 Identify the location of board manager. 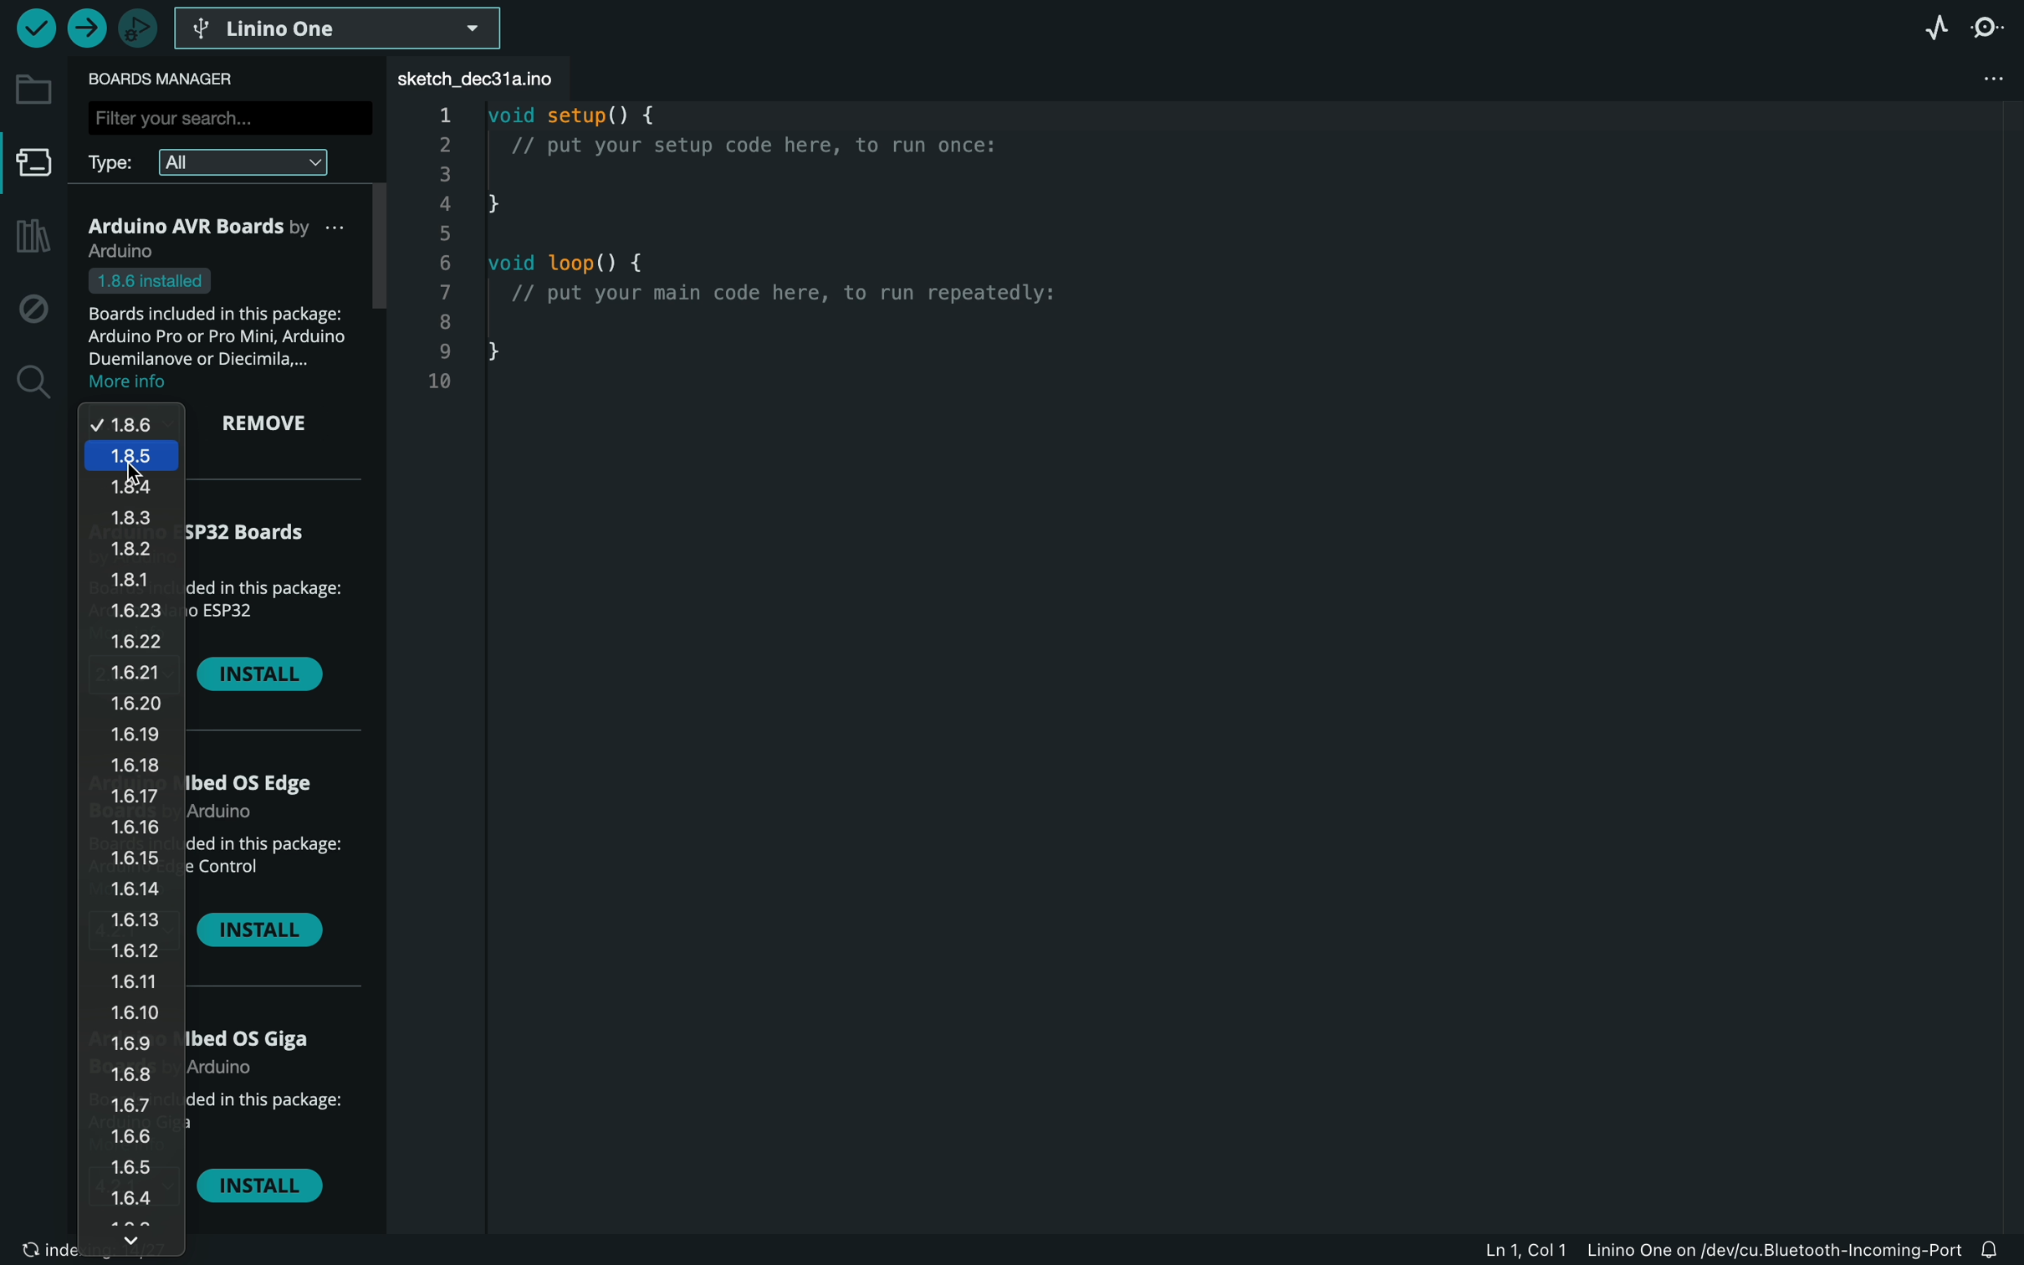
(34, 168).